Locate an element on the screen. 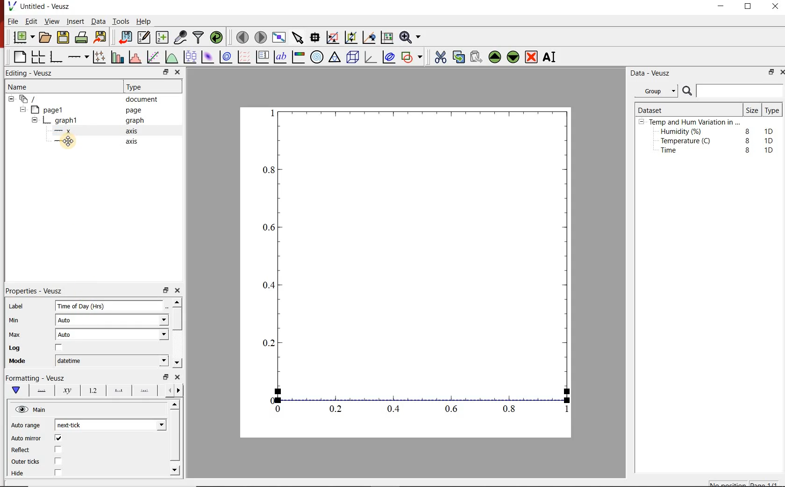  open a document is located at coordinates (46, 38).